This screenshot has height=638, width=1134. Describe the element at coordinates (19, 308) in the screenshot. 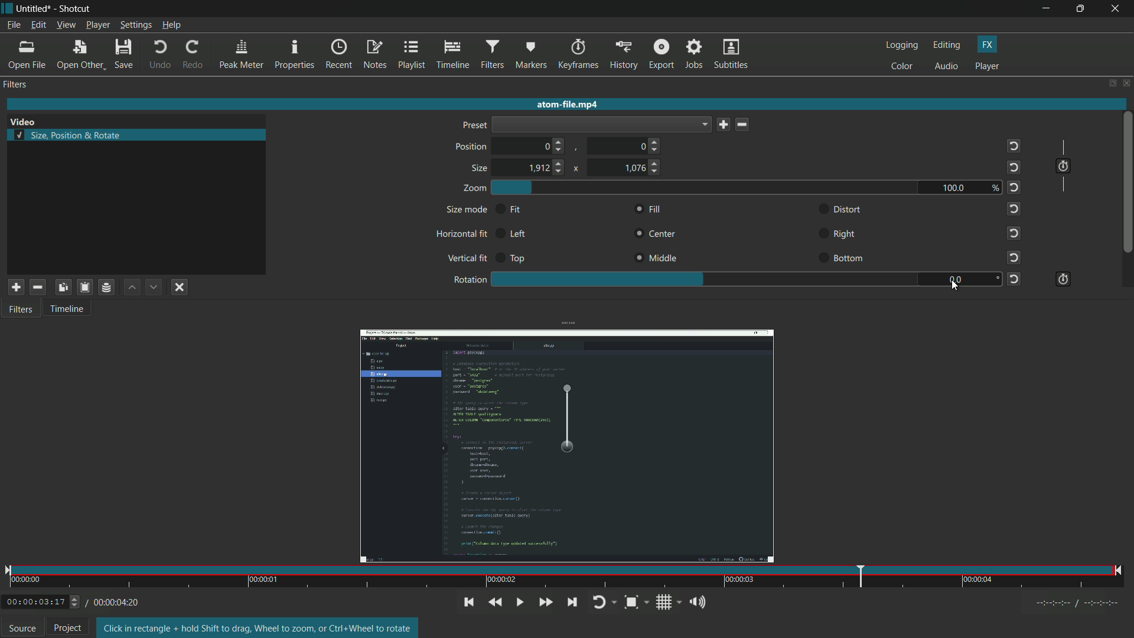

I see `filters` at that location.